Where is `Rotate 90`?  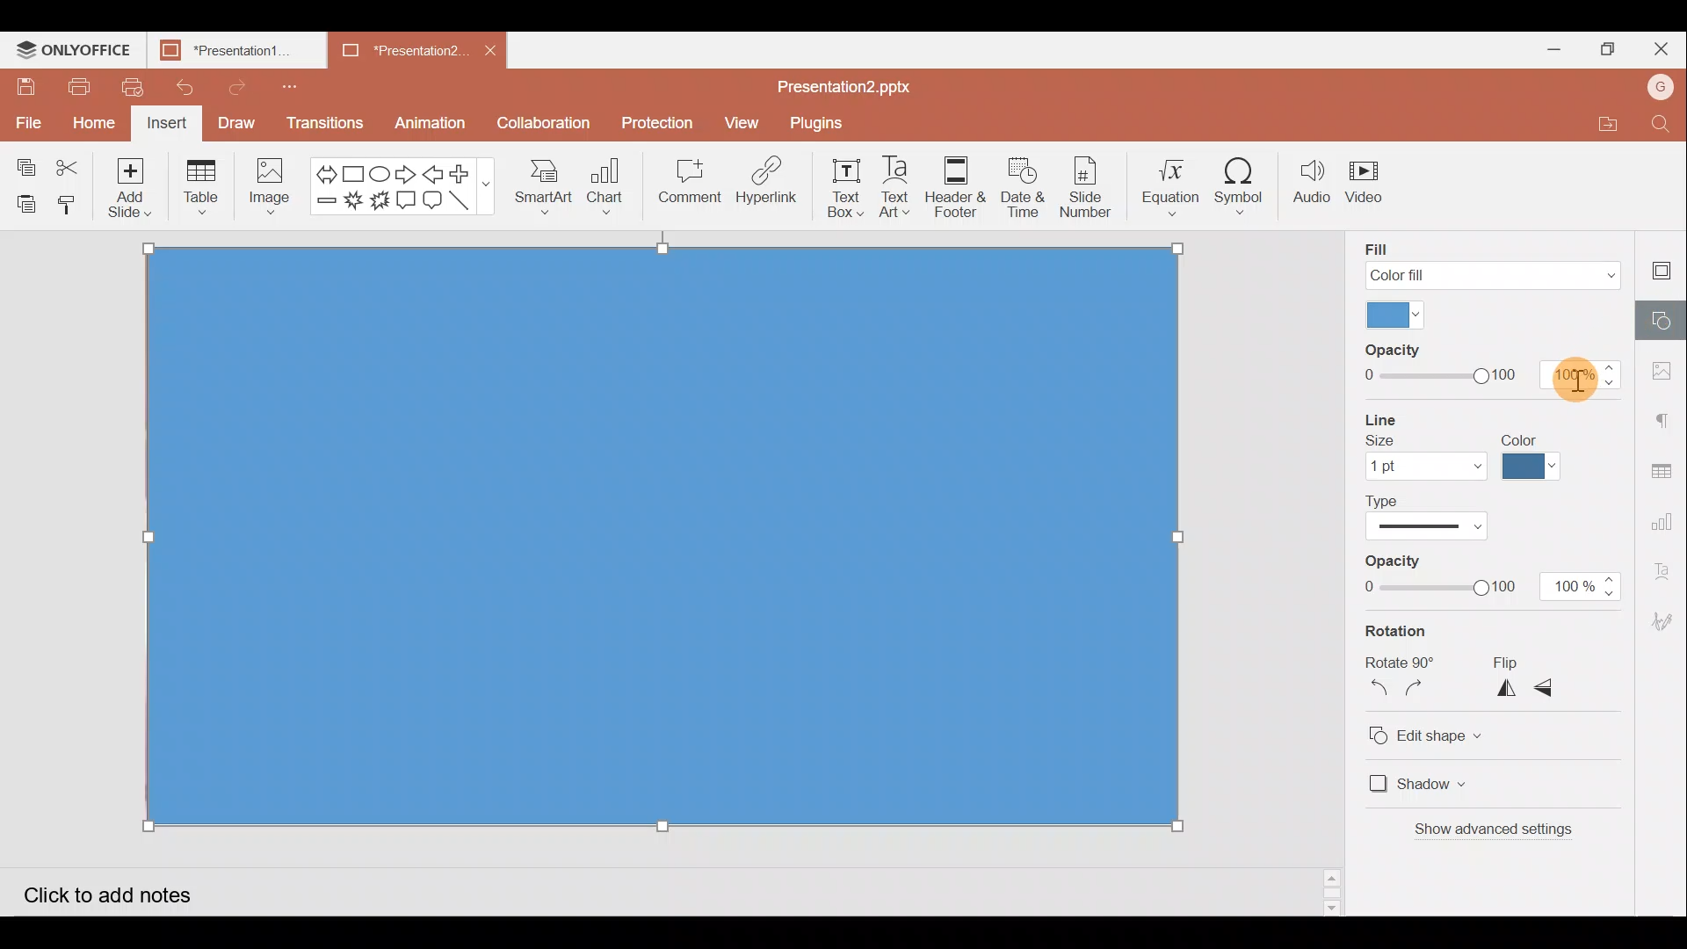 Rotate 90 is located at coordinates (1401, 663).